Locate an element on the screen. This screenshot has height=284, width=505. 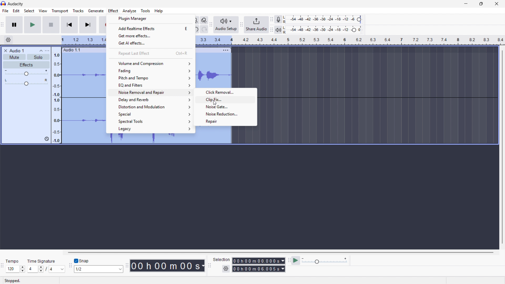
Cursor is located at coordinates (215, 104).